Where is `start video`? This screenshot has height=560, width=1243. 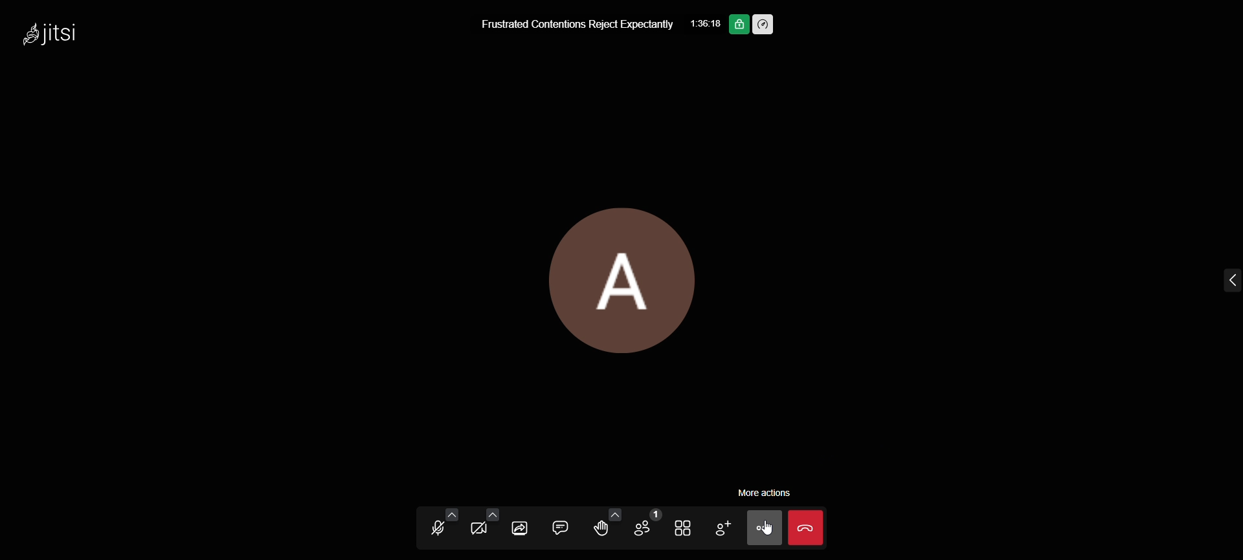
start video is located at coordinates (477, 526).